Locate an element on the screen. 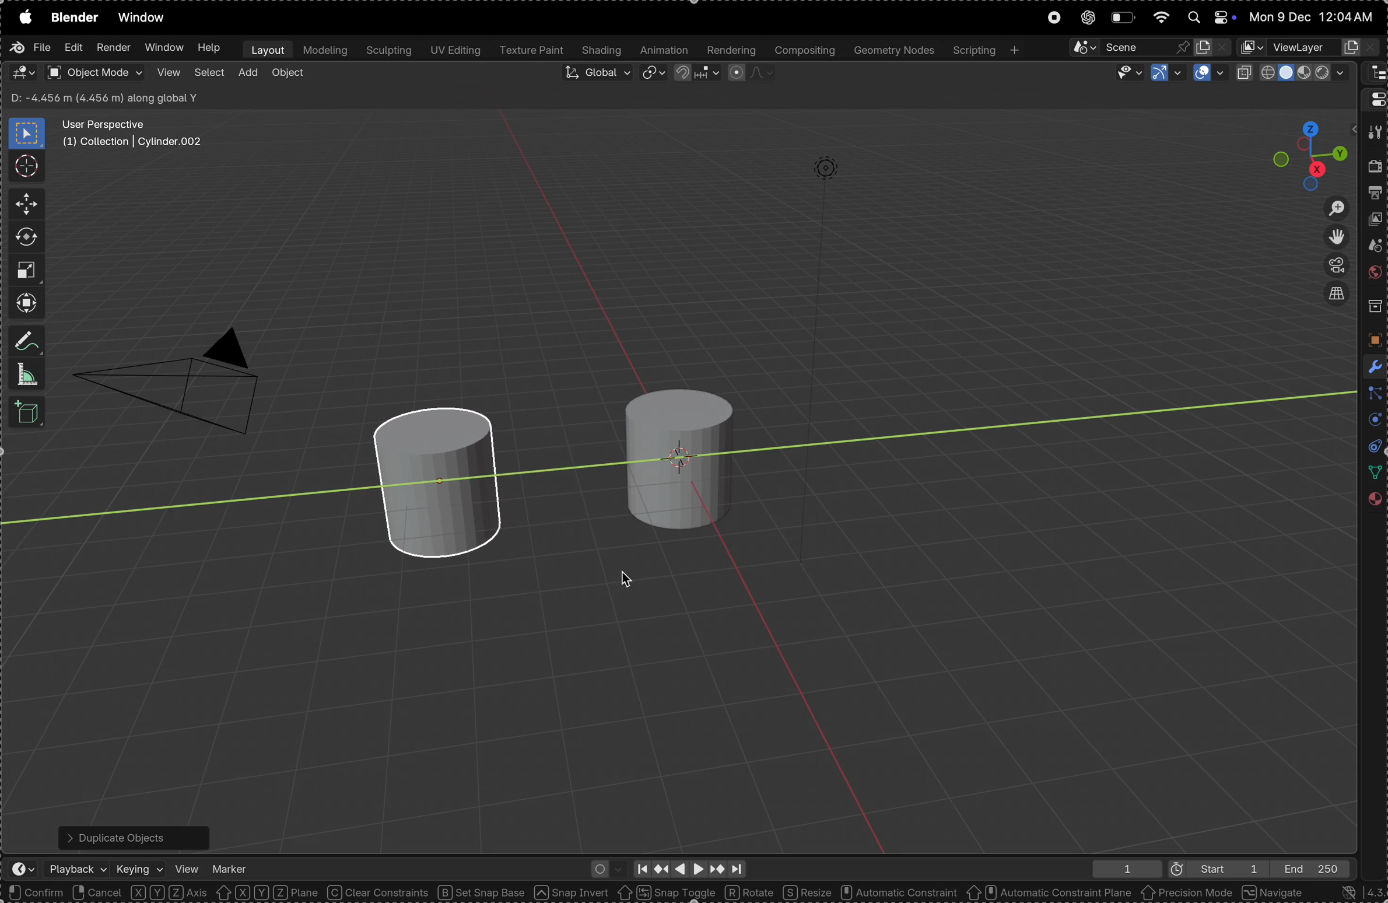 The image size is (1388, 903). composting is located at coordinates (804, 50).